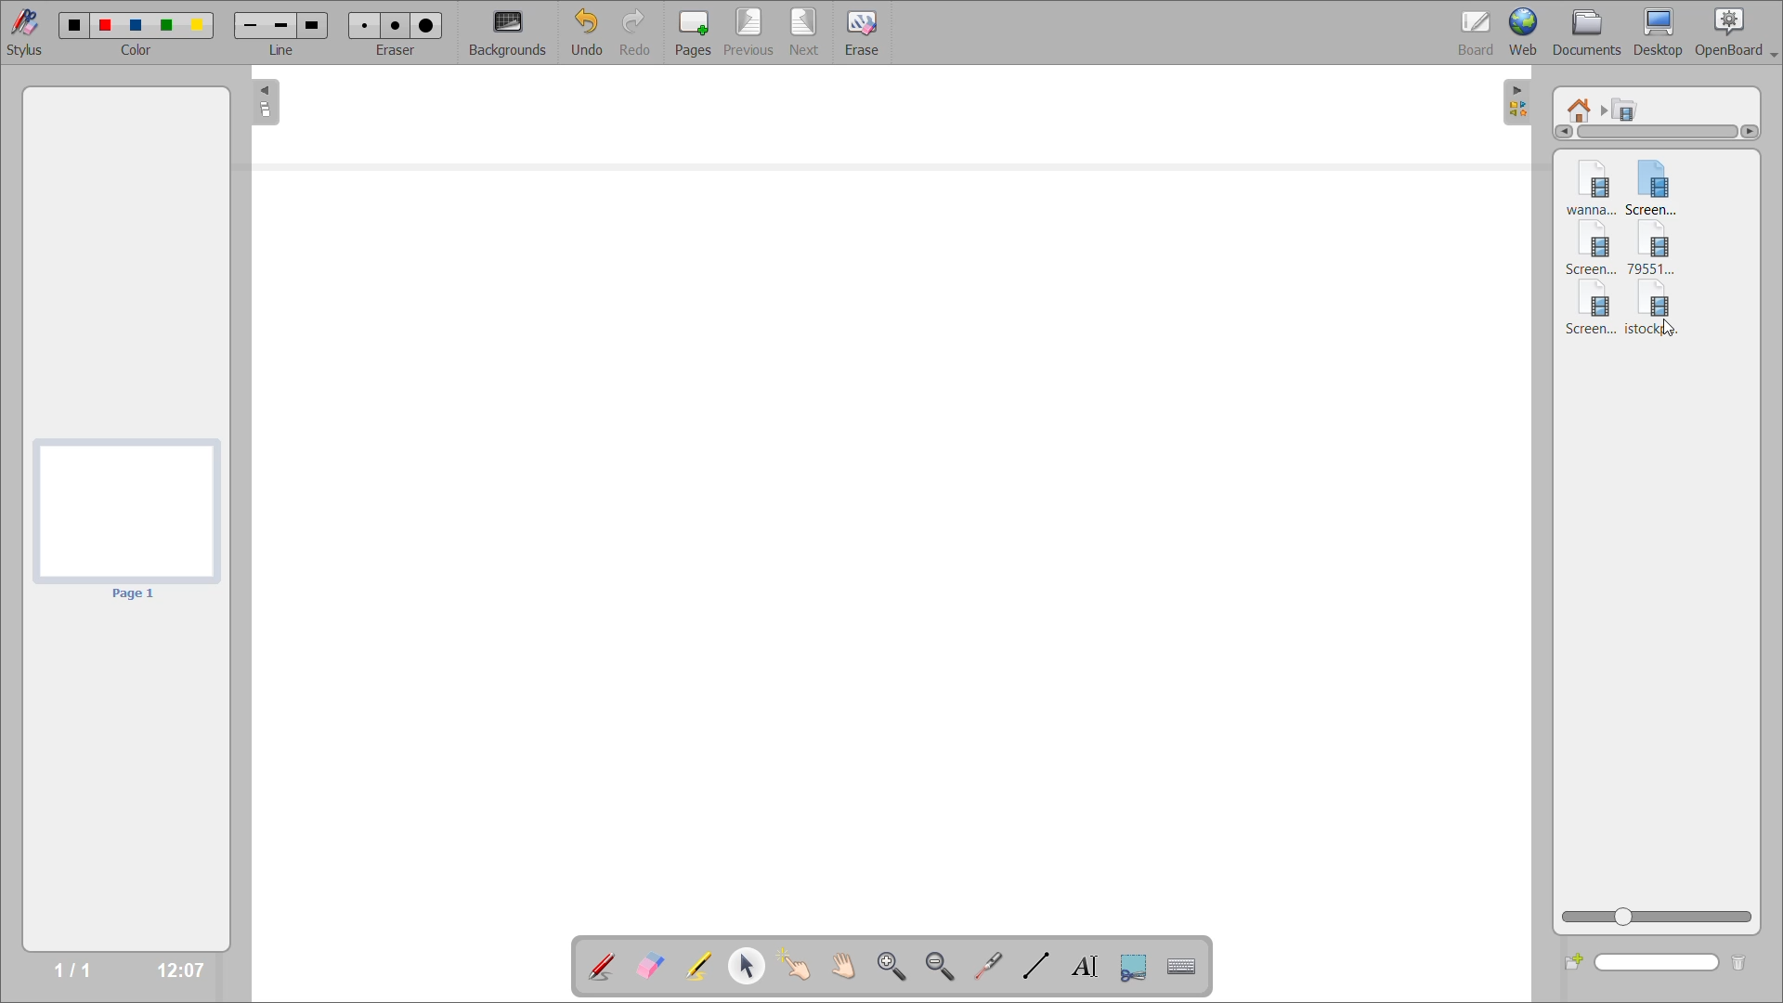 The width and height of the screenshot is (1783, 1003). I want to click on pages, so click(688, 30).